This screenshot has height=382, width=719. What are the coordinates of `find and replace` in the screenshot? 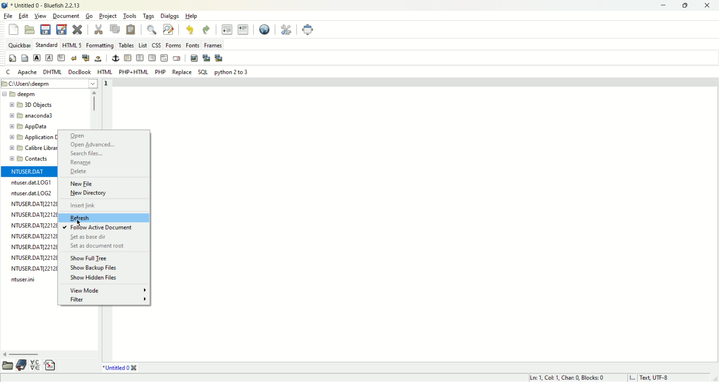 It's located at (169, 30).